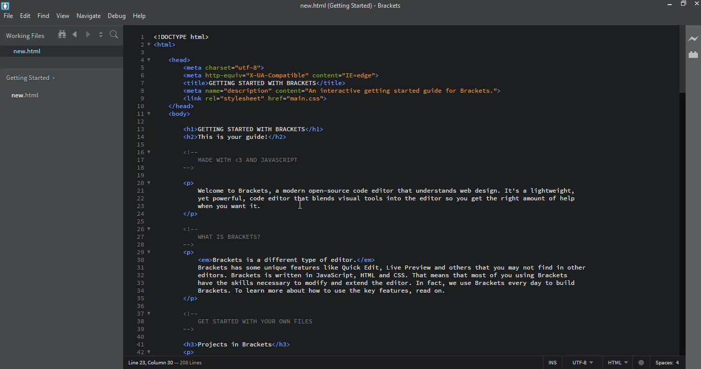  I want to click on new, so click(27, 96).